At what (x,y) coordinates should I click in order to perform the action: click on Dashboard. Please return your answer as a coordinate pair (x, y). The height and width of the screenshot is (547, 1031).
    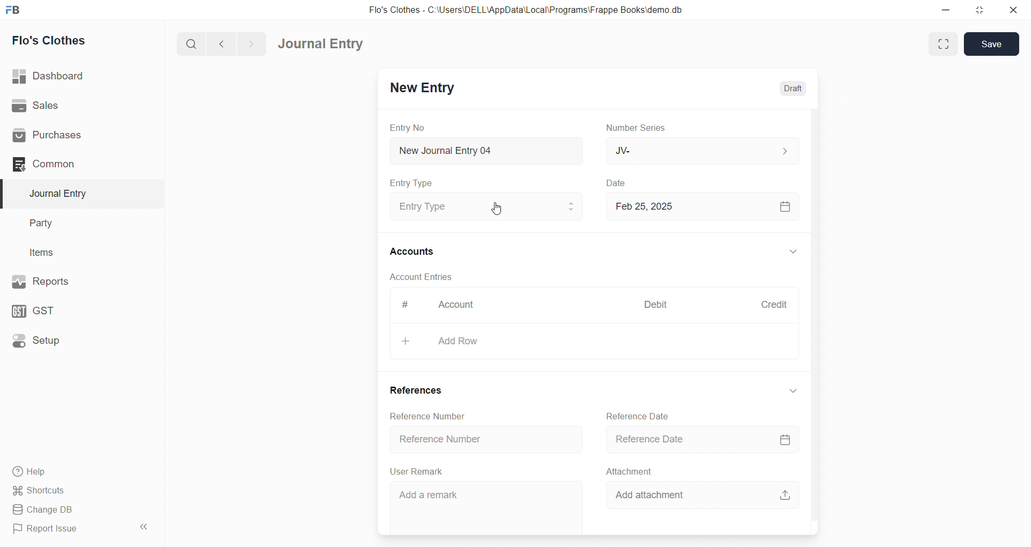
    Looking at the image, I should click on (79, 76).